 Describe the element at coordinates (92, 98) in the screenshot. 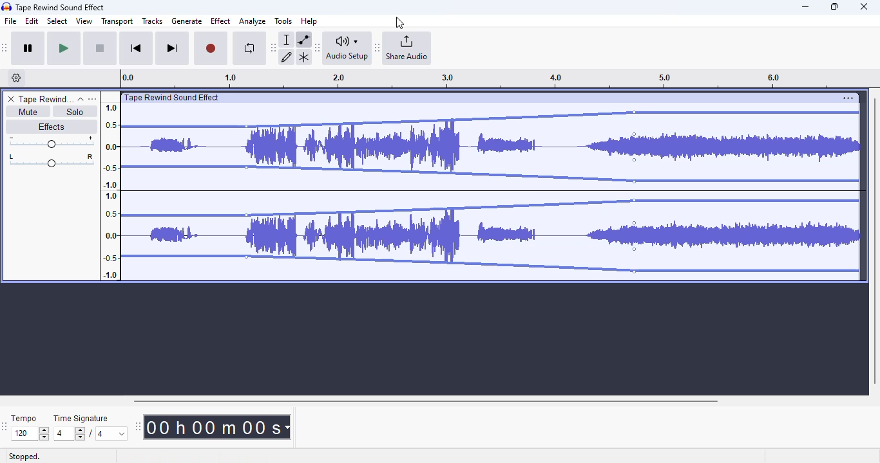

I see `open menu` at that location.